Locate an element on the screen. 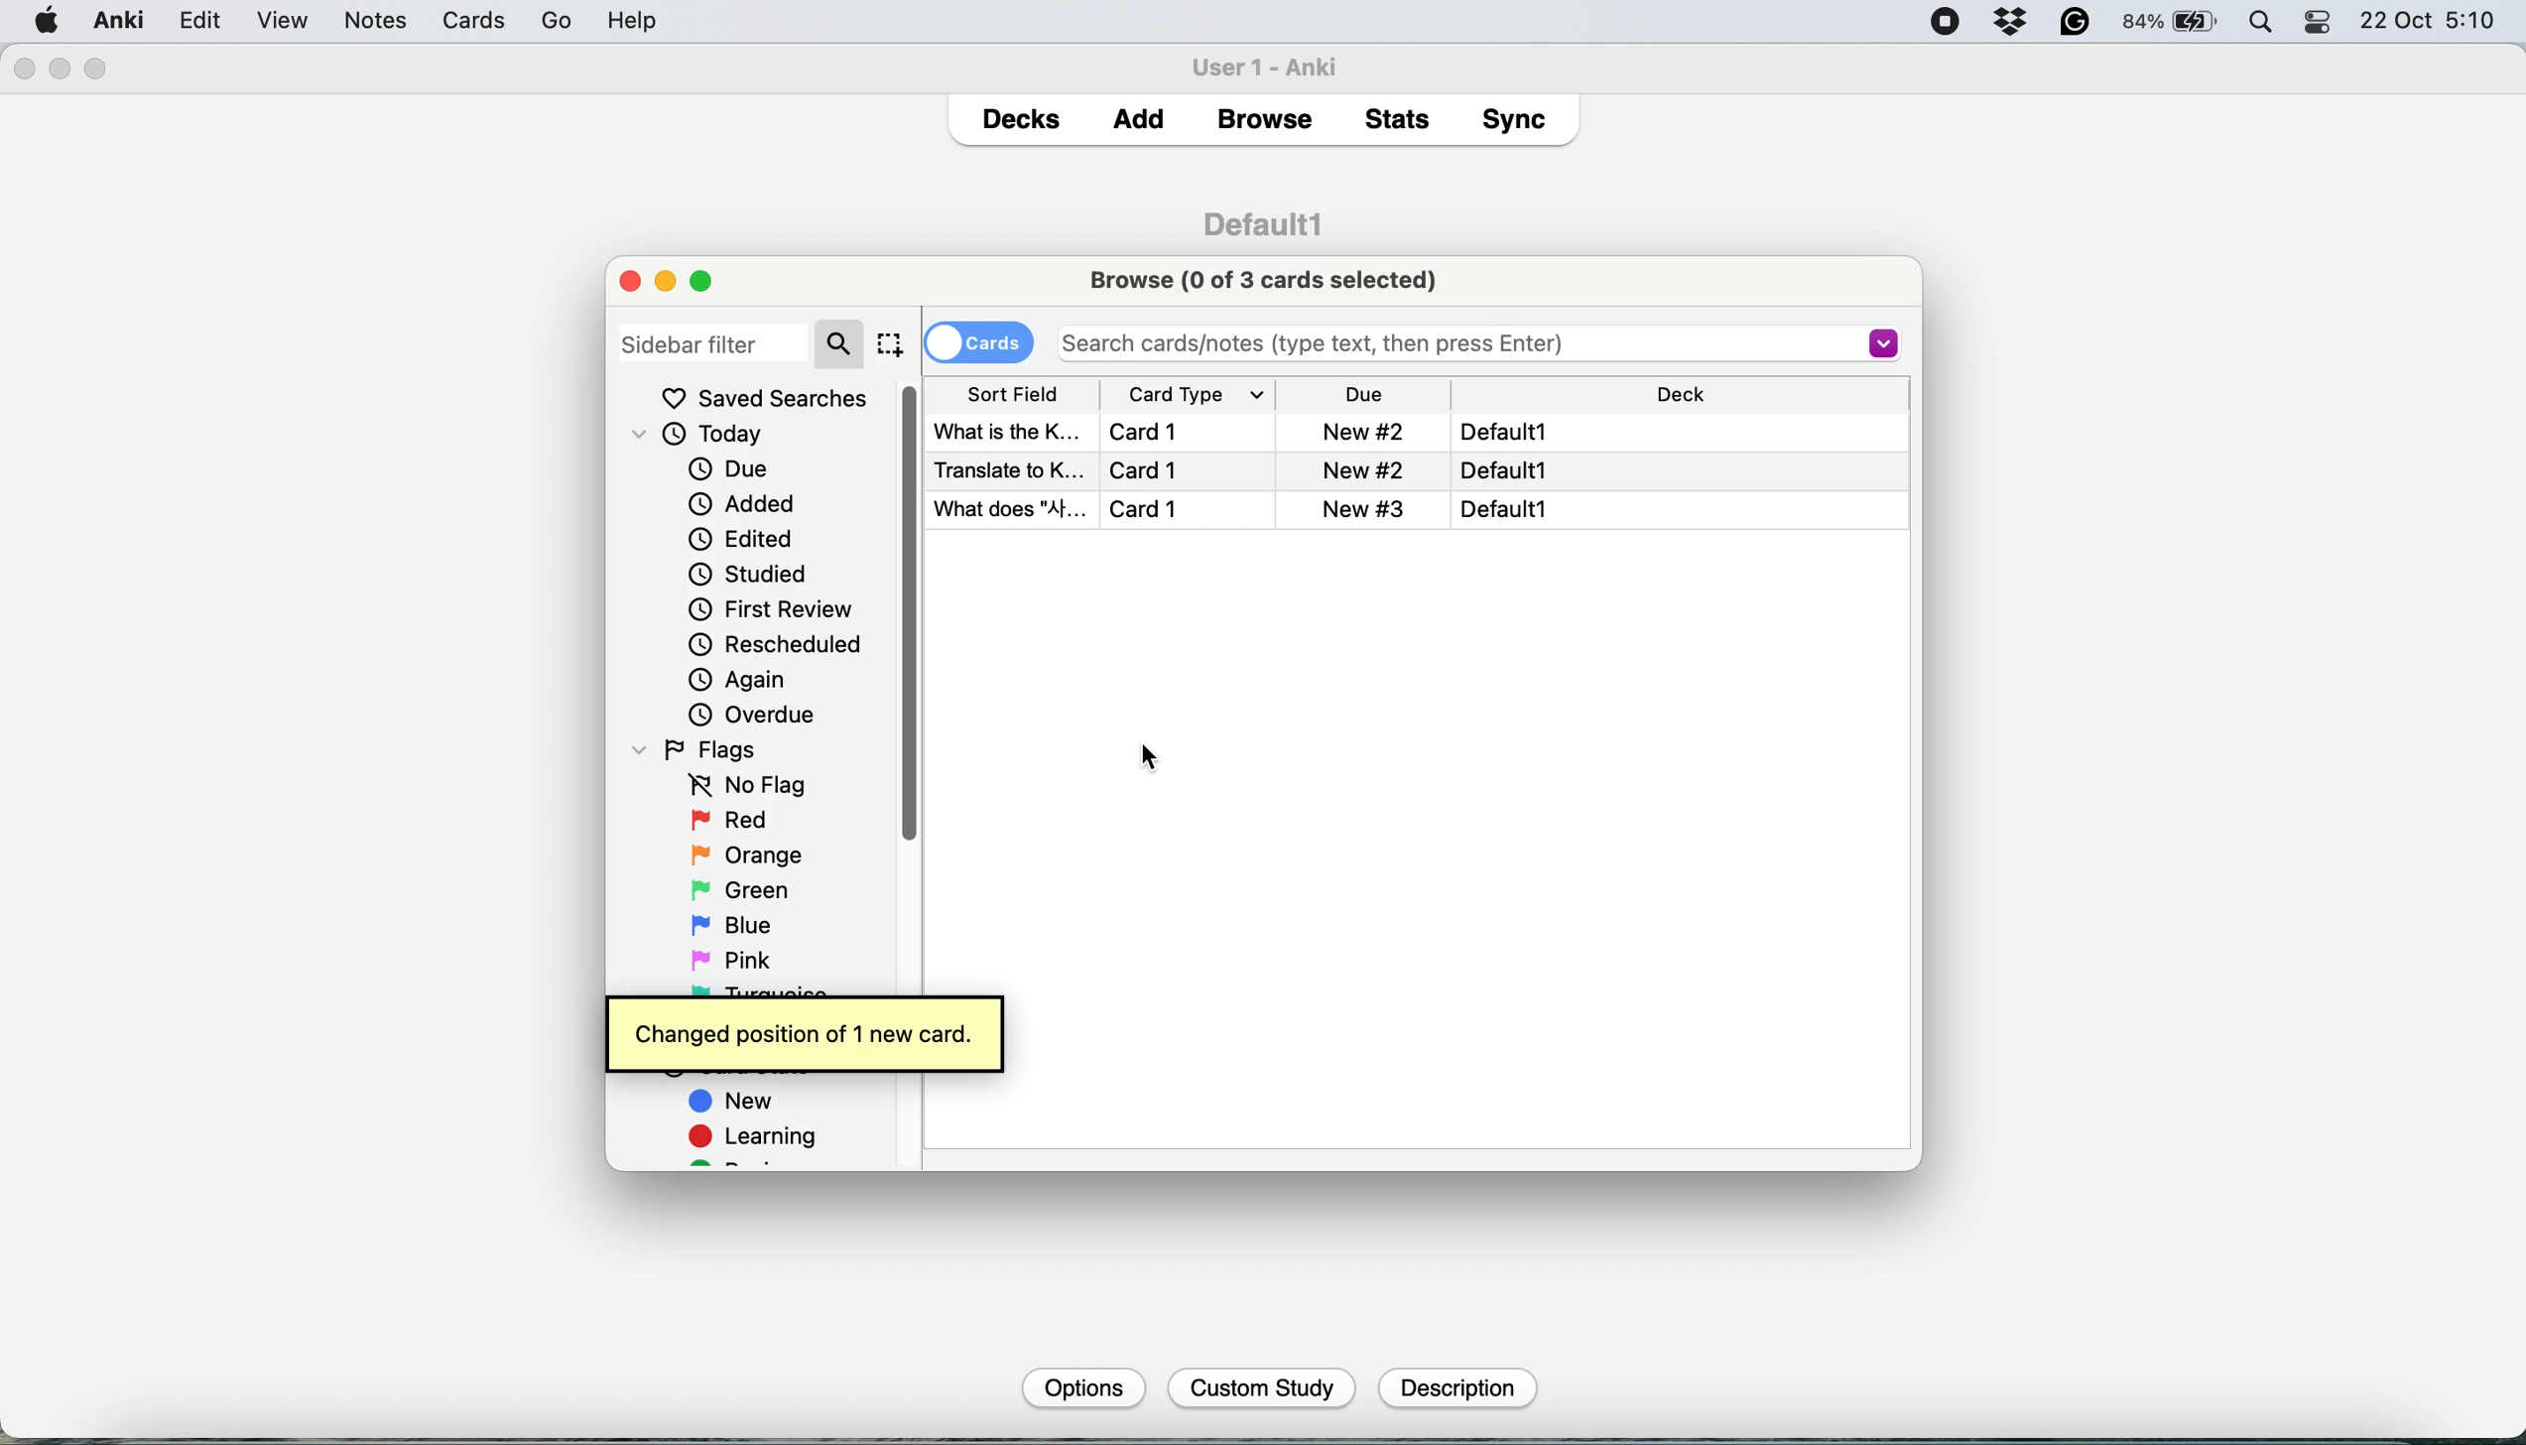 This screenshot has width=2526, height=1445. battery is located at coordinates (2172, 23).